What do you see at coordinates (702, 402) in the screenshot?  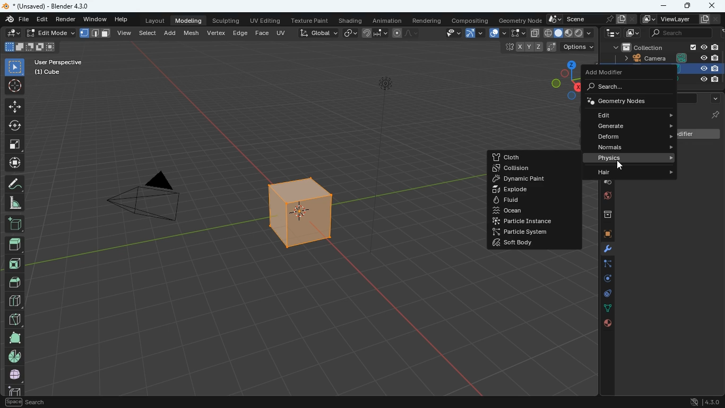 I see `4.3.0` at bounding box center [702, 402].